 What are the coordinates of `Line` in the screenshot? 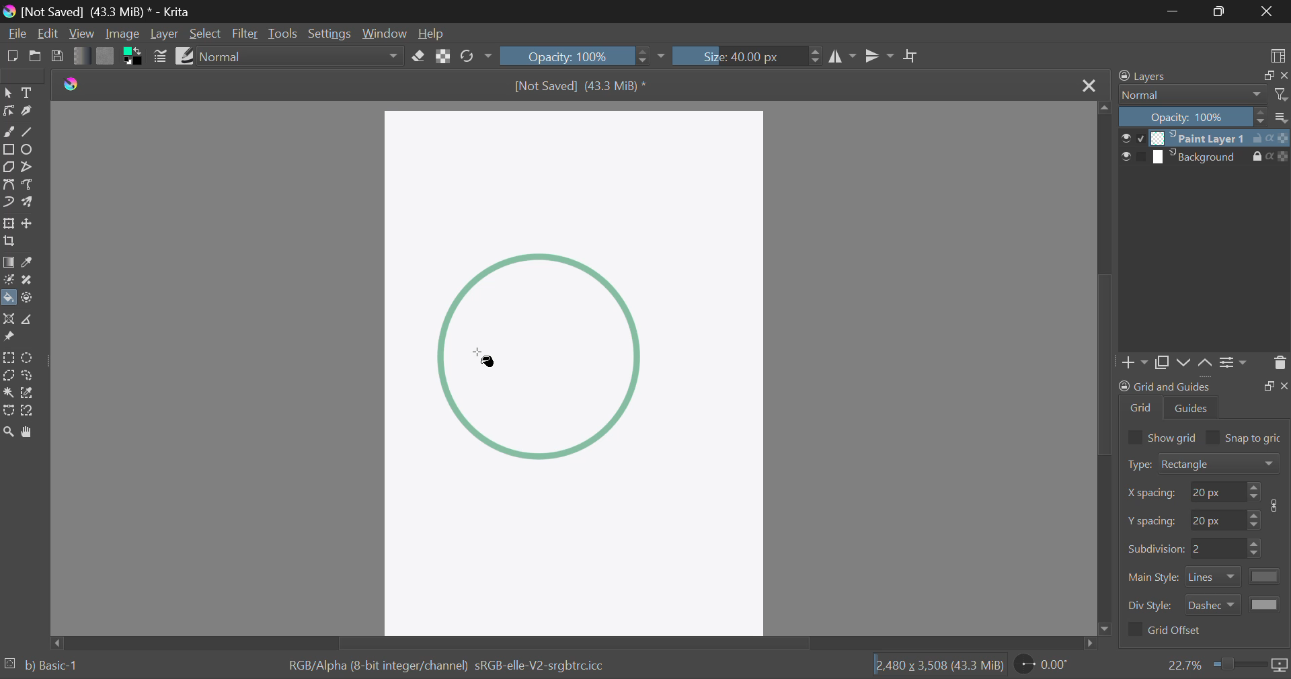 It's located at (28, 130).